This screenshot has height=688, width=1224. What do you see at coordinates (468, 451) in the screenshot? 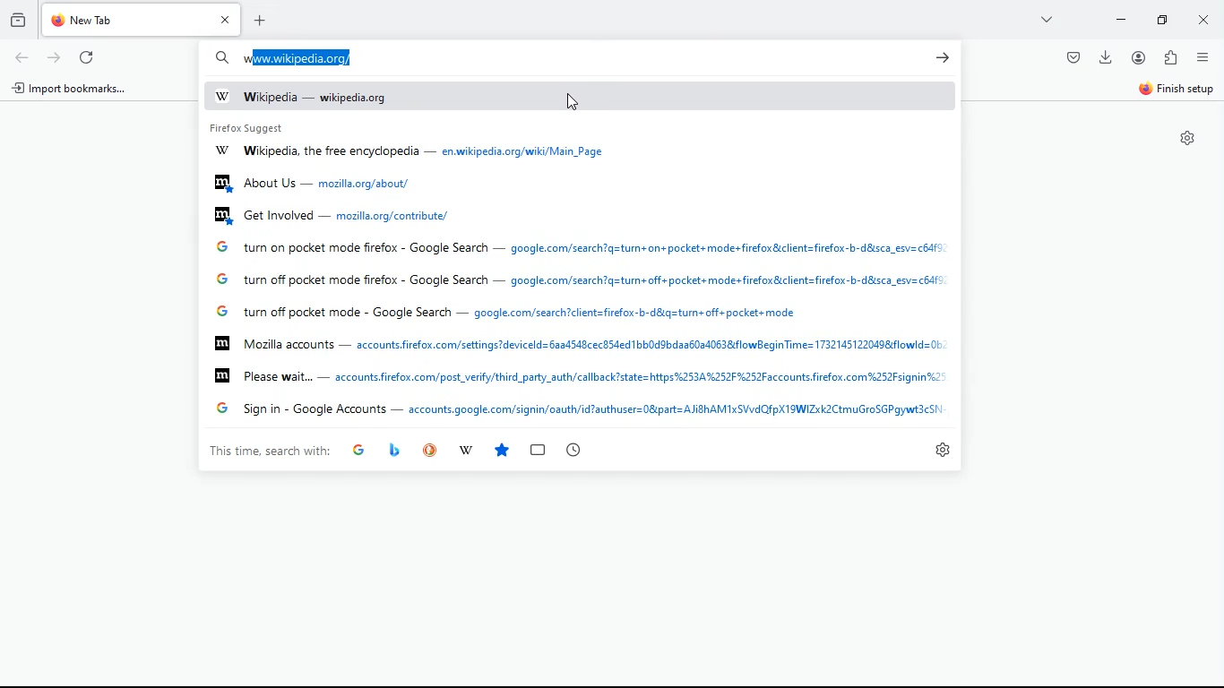
I see `suggestions` at bounding box center [468, 451].